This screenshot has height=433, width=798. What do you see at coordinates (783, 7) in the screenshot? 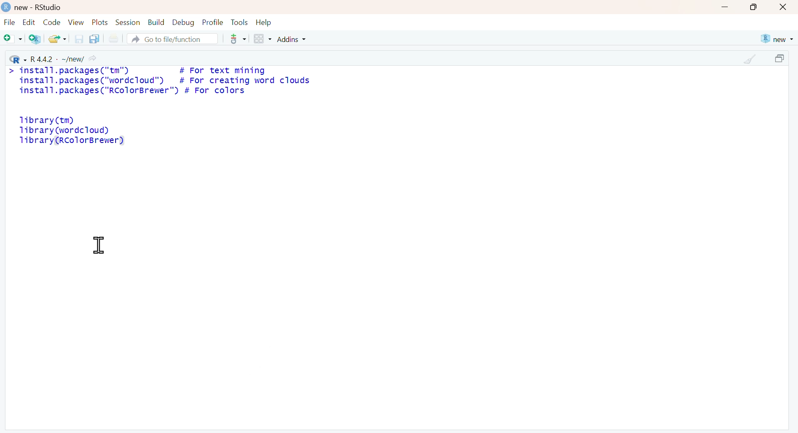
I see `close` at bounding box center [783, 7].